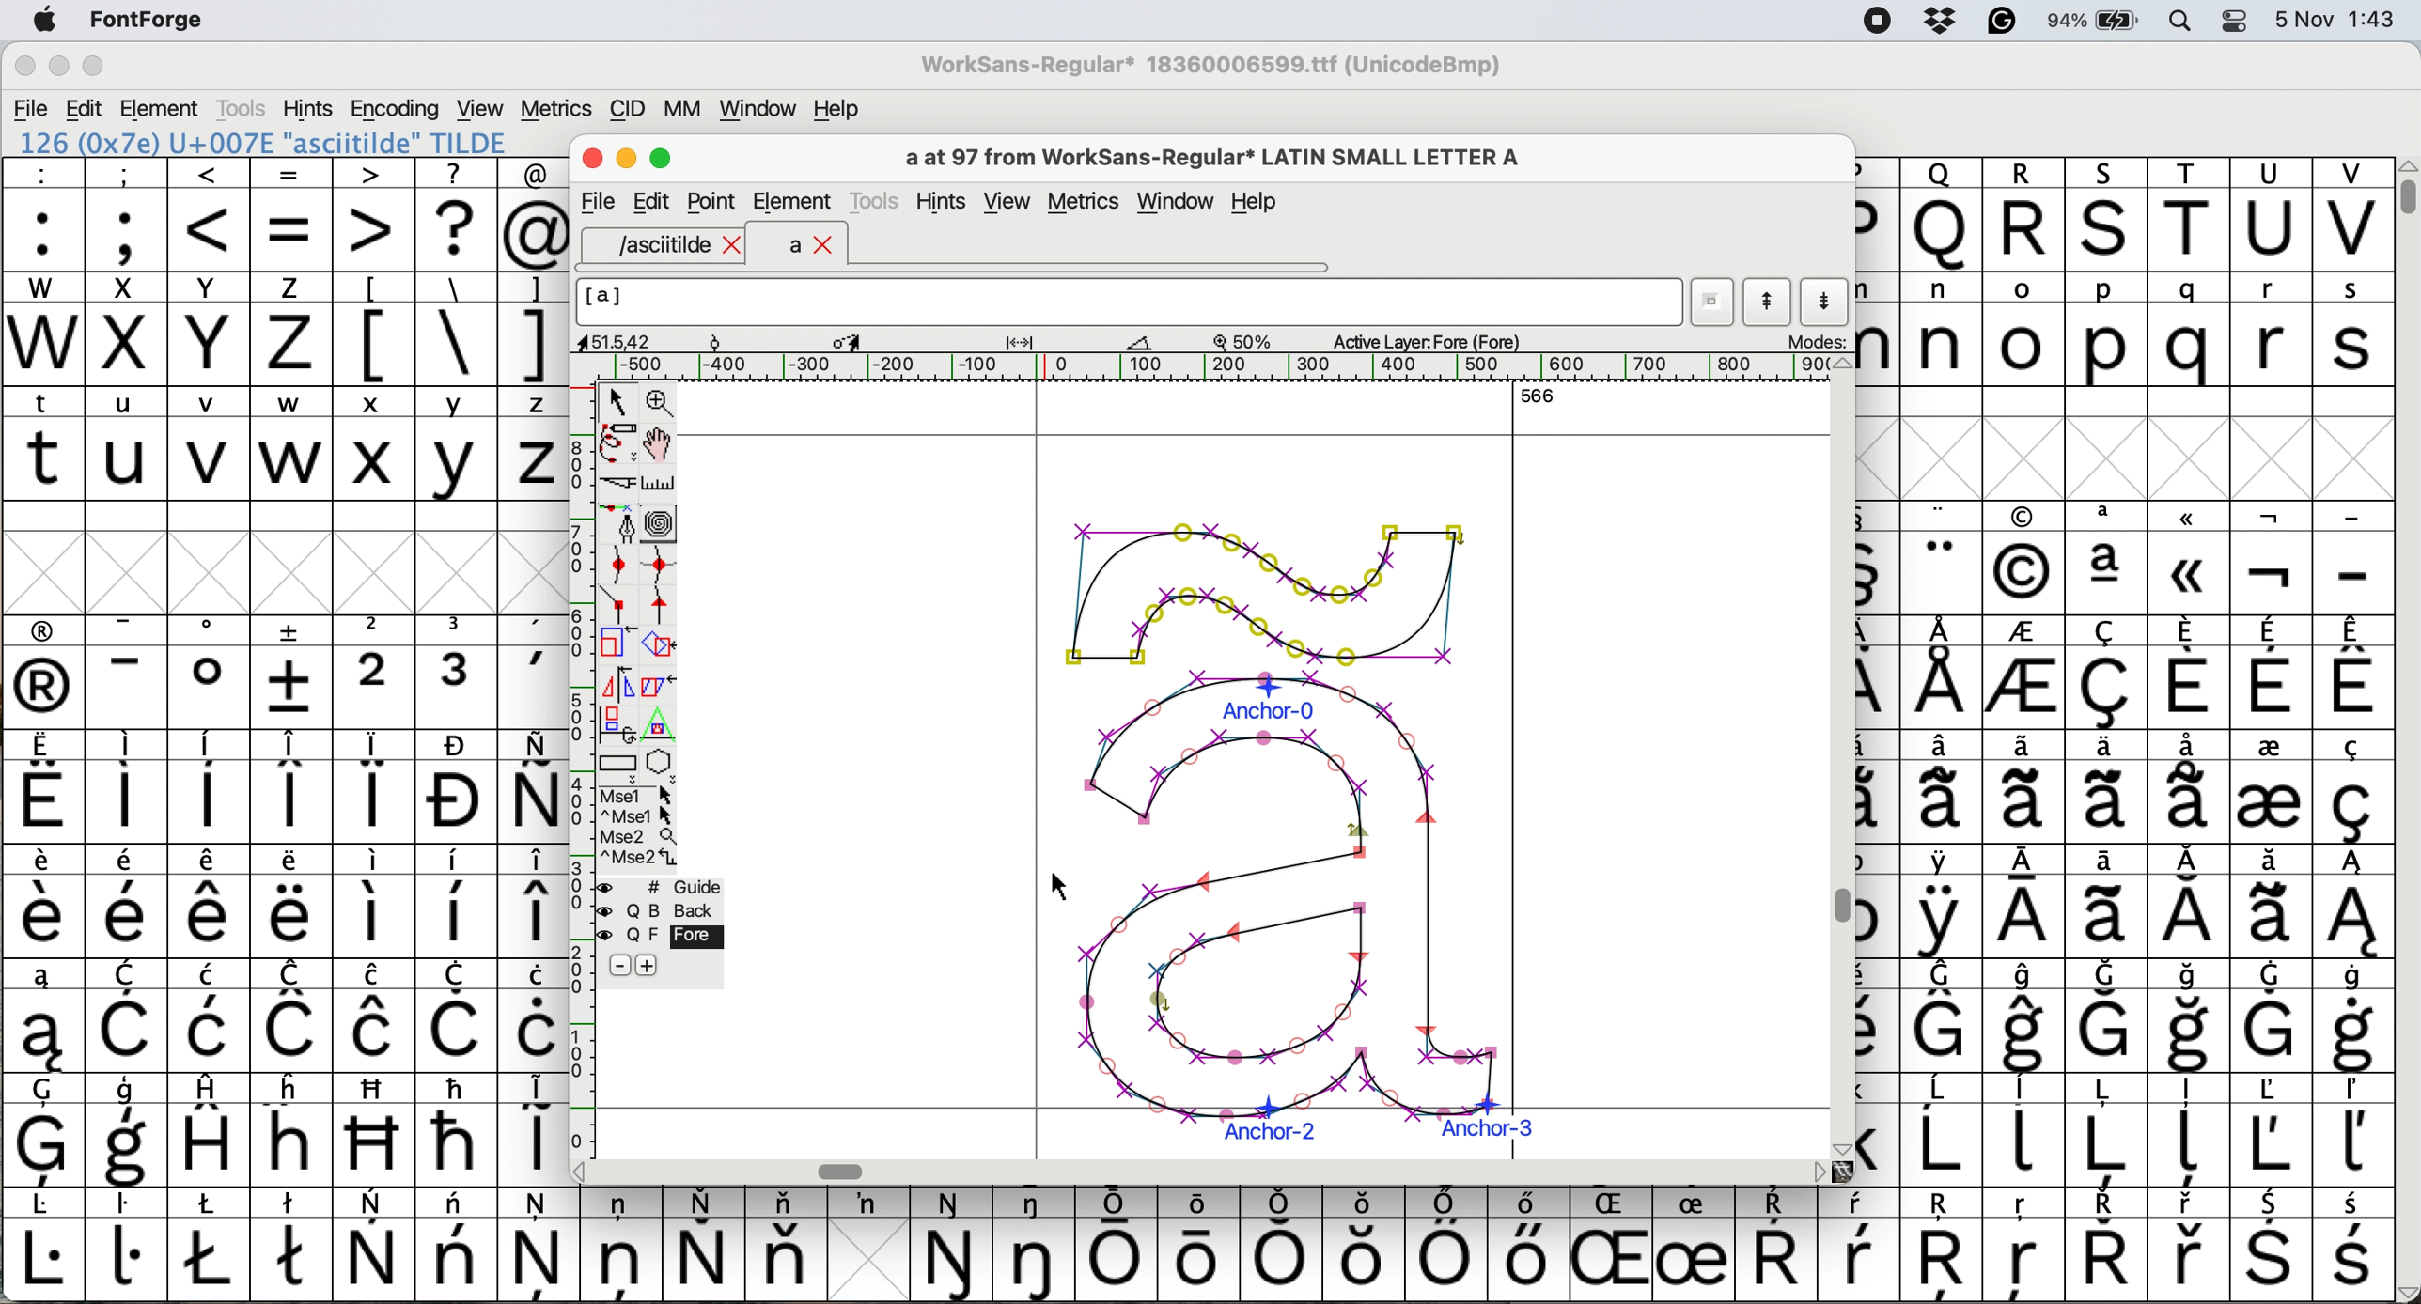 This screenshot has width=2421, height=1304. I want to click on symbol, so click(1524, 1243).